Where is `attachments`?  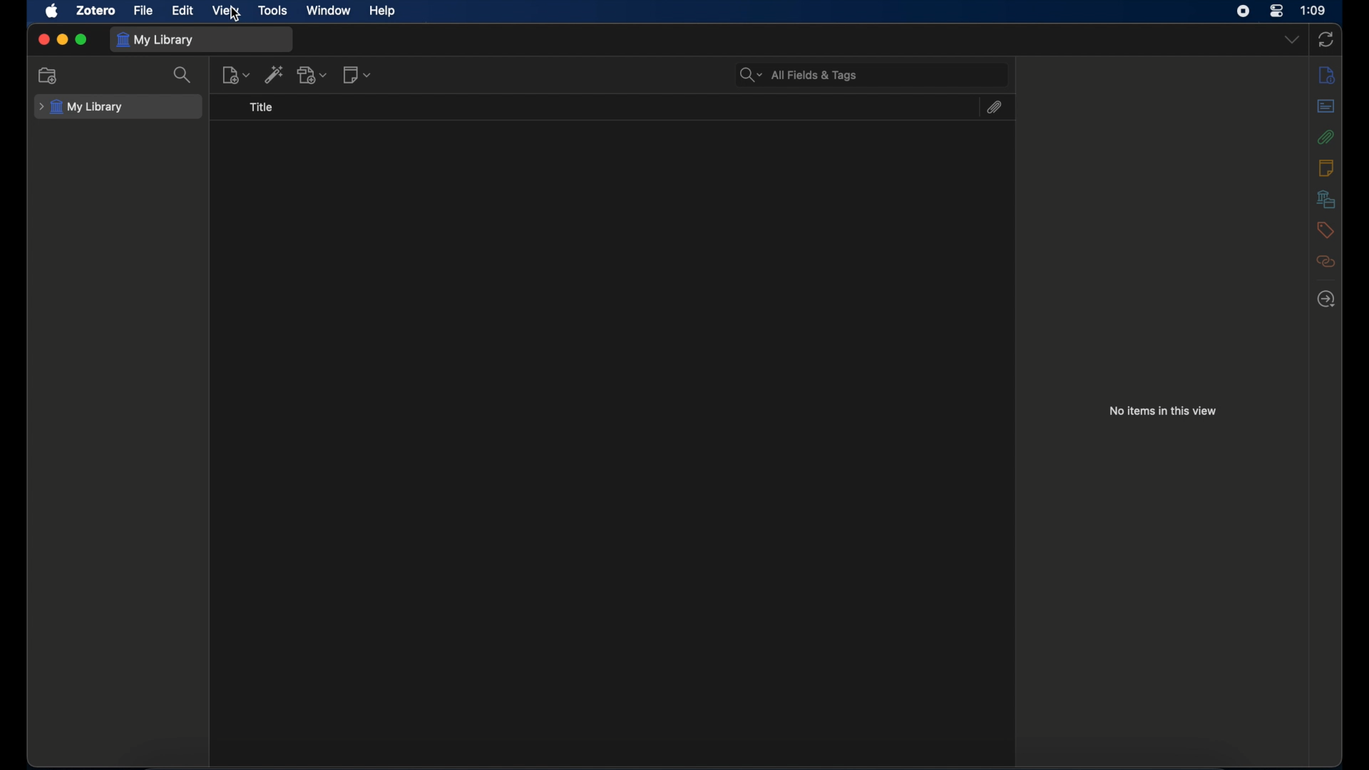 attachments is located at coordinates (1325, 137).